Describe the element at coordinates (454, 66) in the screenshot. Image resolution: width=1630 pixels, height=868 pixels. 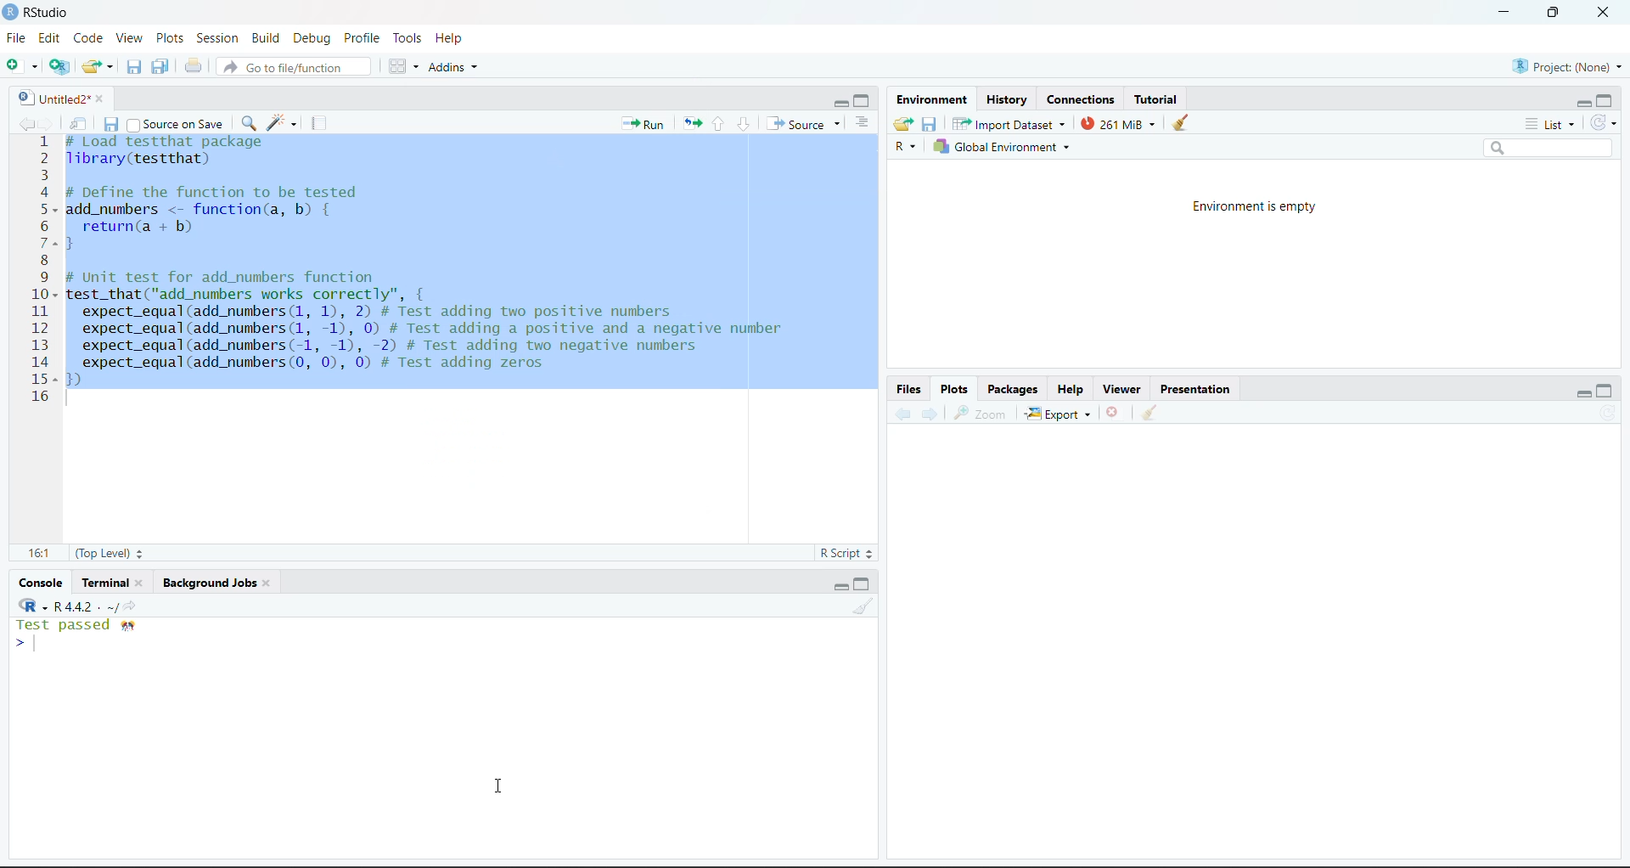
I see `Addins` at that location.